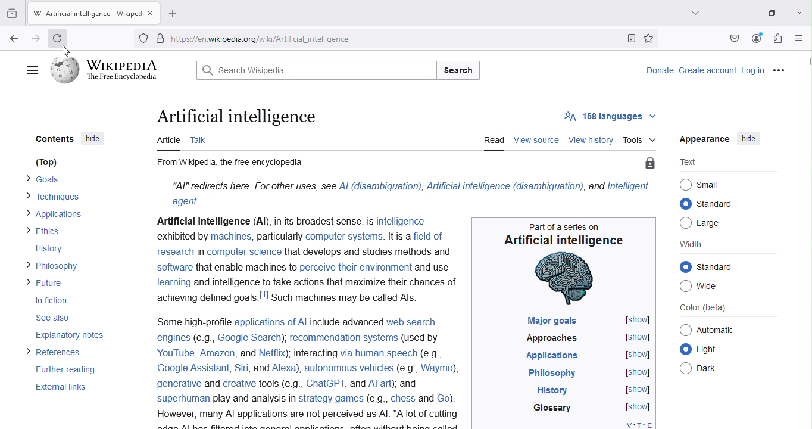  What do you see at coordinates (285, 369) in the screenshot?
I see `| Alexa)` at bounding box center [285, 369].